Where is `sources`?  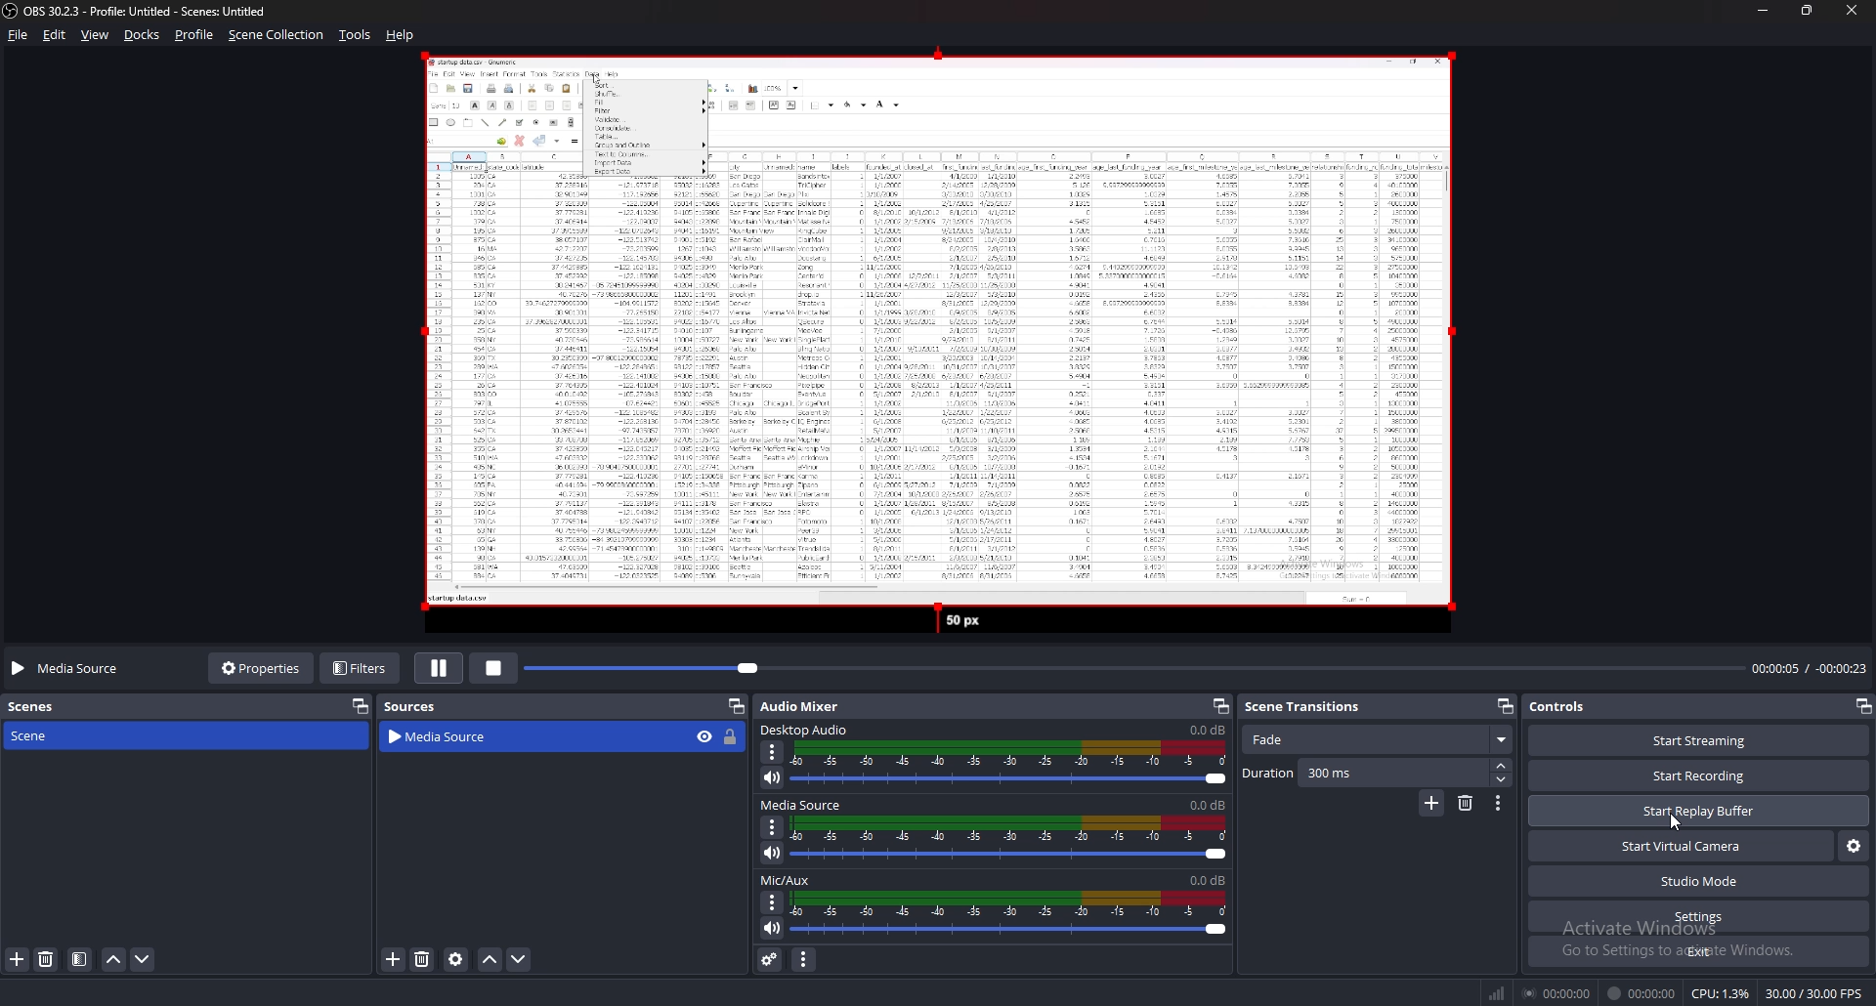 sources is located at coordinates (417, 705).